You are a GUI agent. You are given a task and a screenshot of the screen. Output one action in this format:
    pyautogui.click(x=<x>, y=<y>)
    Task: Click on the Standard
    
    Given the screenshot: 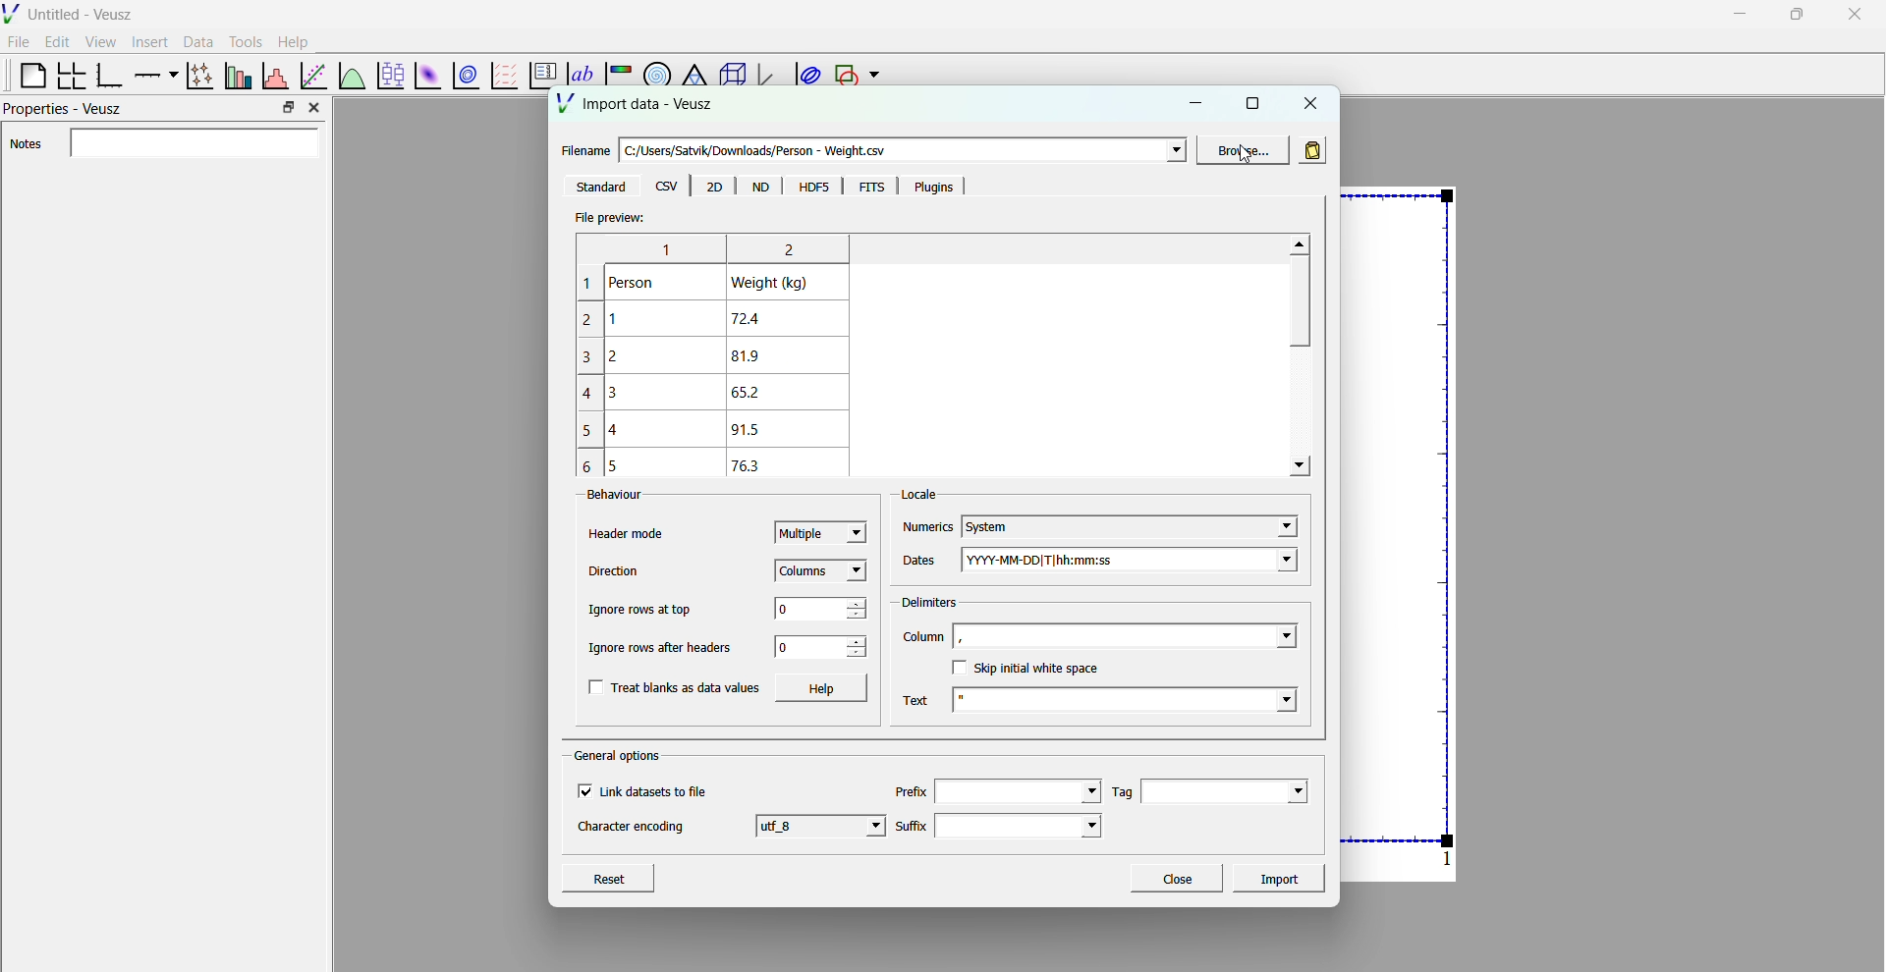 What is the action you would take?
    pyautogui.click(x=599, y=187)
    